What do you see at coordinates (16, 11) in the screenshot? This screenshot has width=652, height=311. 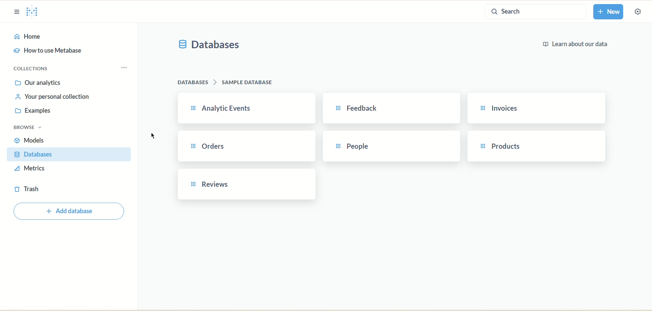 I see `sidebar` at bounding box center [16, 11].